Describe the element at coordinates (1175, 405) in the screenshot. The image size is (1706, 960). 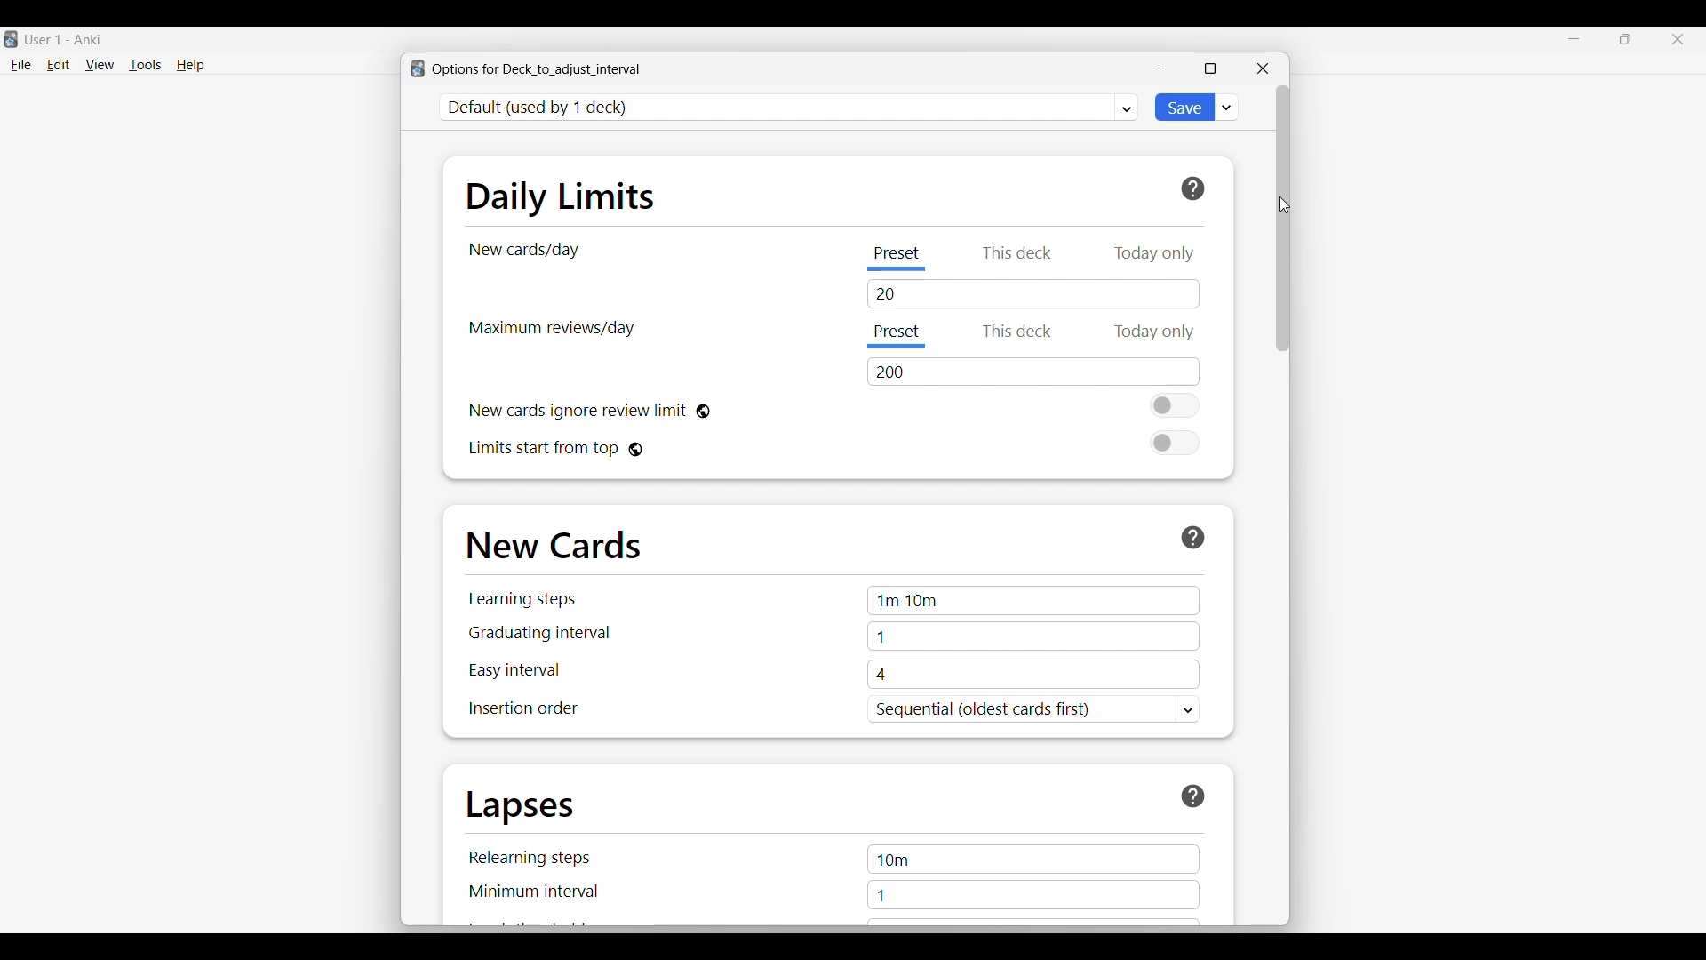
I see `Toggle to not have a review limit for new cards` at that location.